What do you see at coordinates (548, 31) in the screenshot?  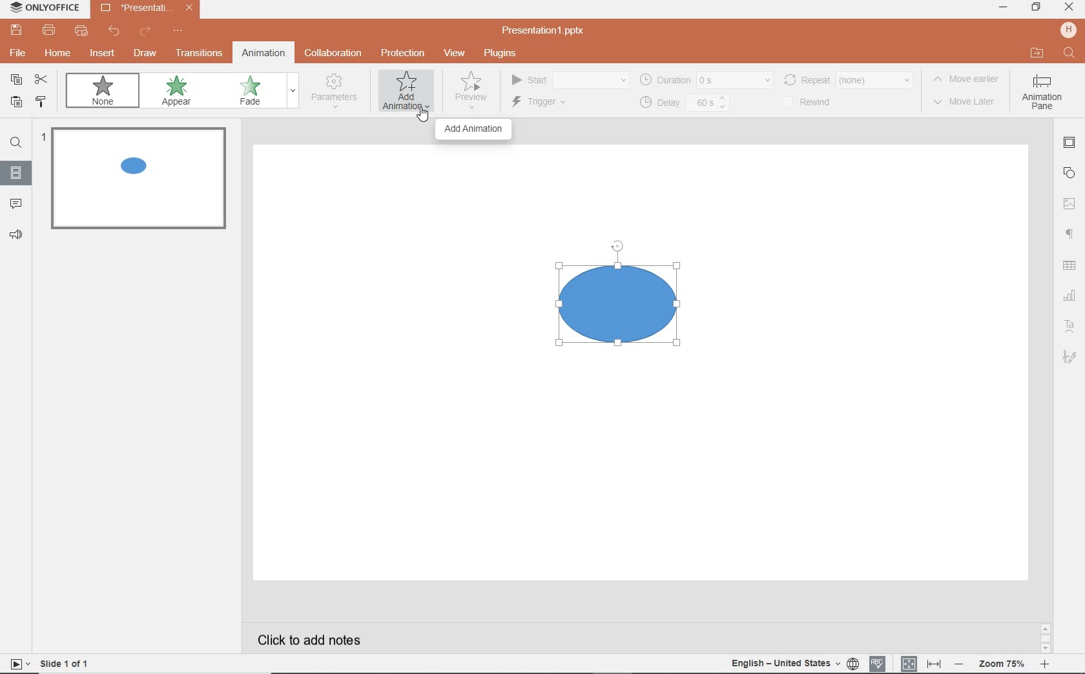 I see `file name` at bounding box center [548, 31].